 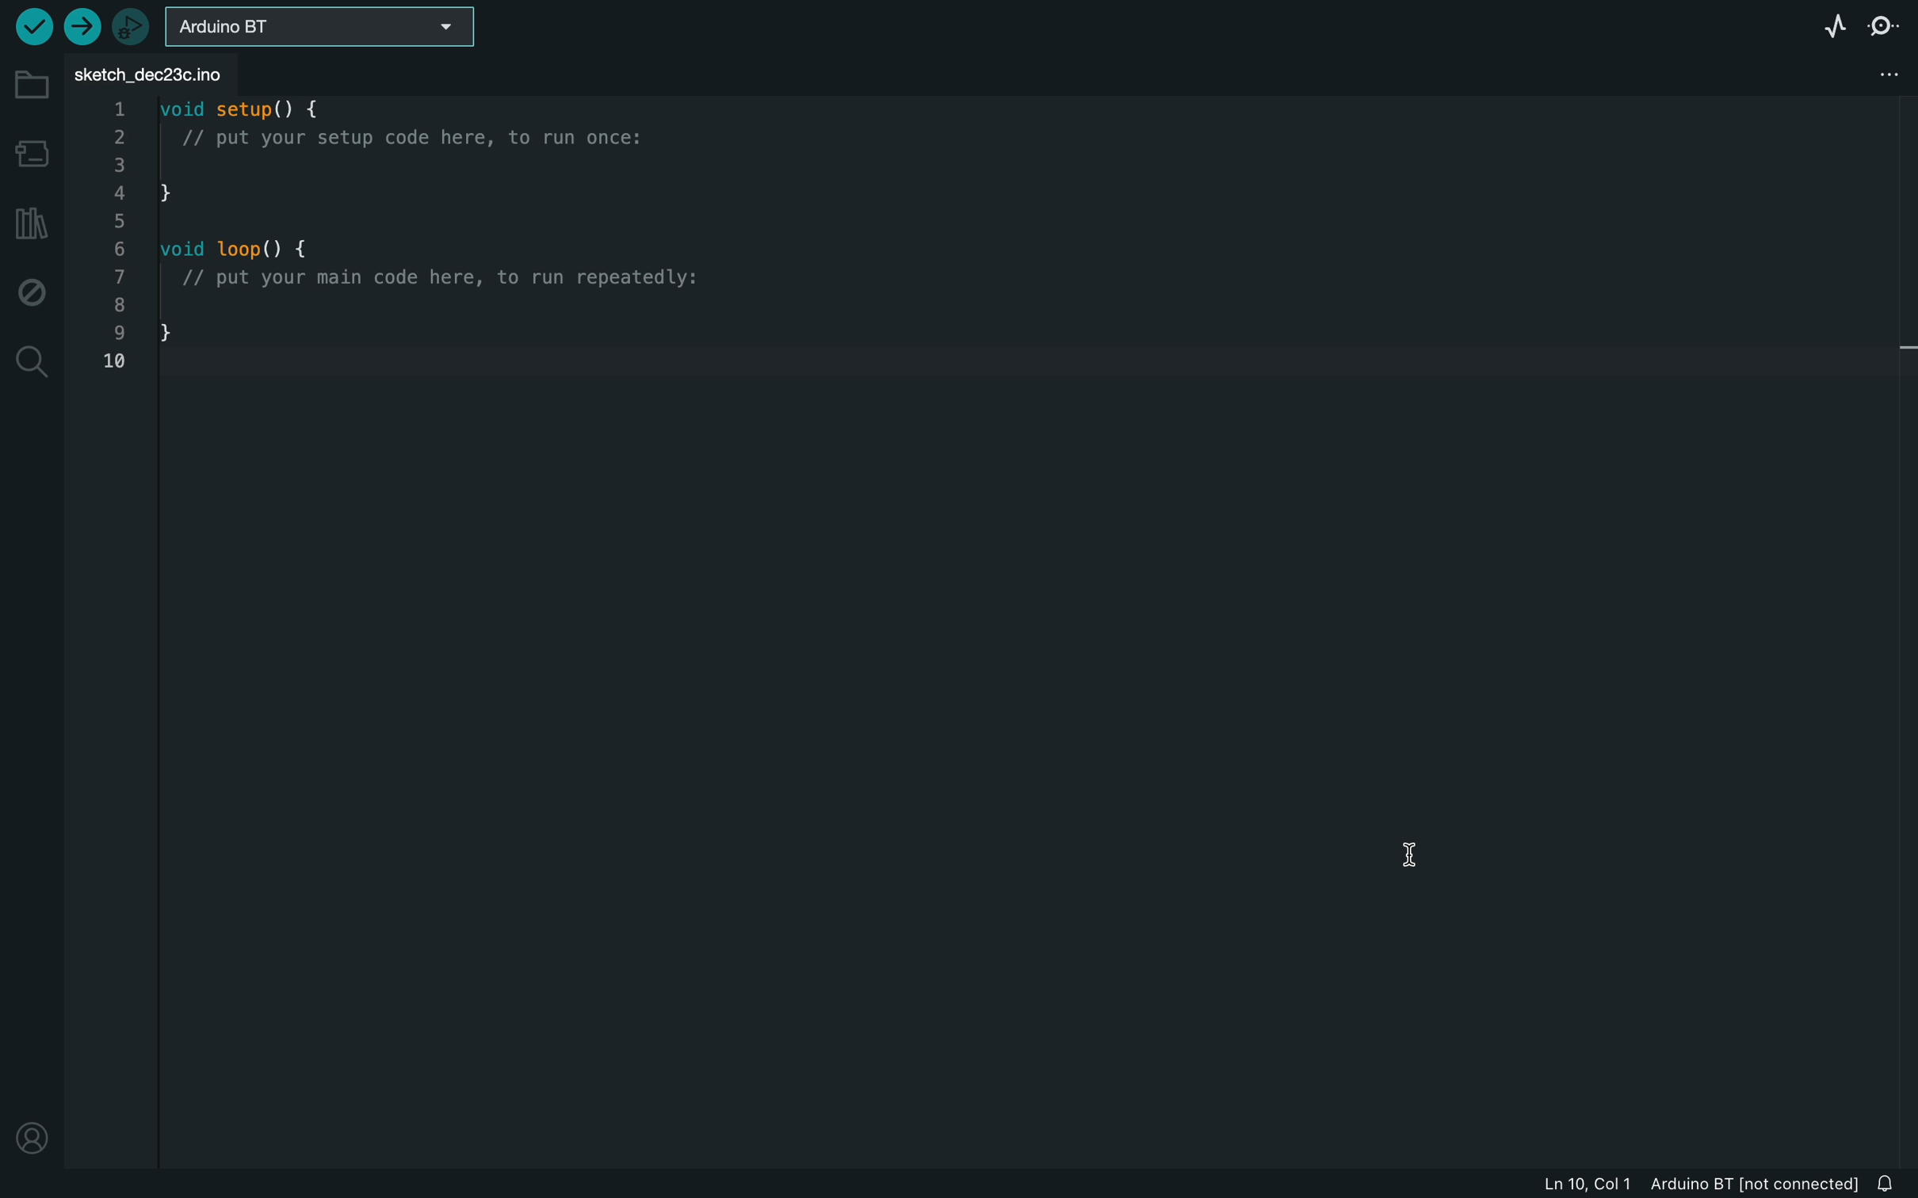 What do you see at coordinates (1675, 1185) in the screenshot?
I see `file information` at bounding box center [1675, 1185].